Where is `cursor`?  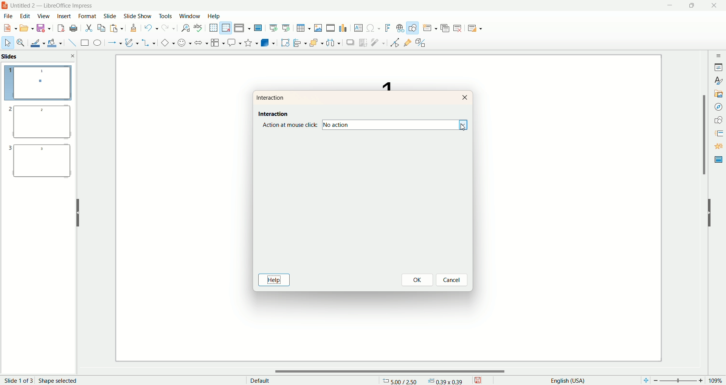 cursor is located at coordinates (464, 132).